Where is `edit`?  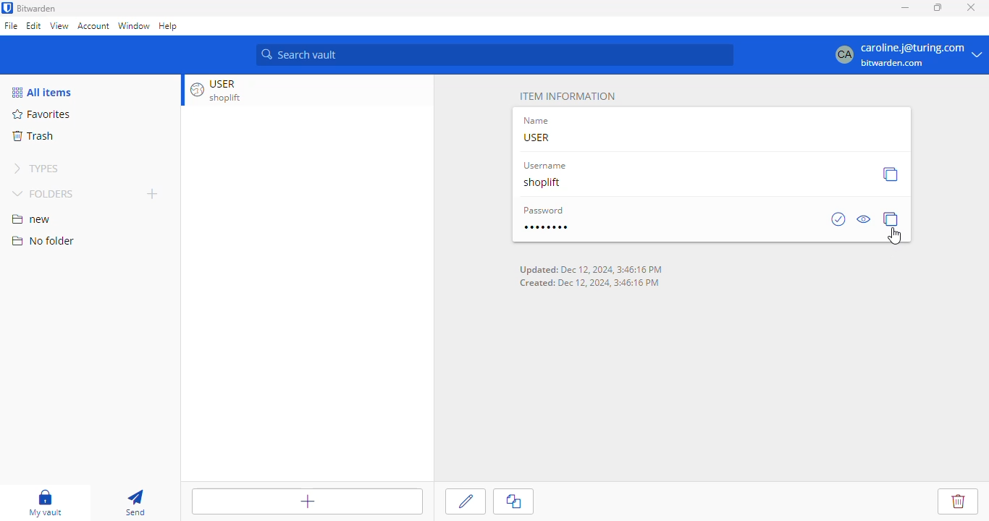 edit is located at coordinates (34, 25).